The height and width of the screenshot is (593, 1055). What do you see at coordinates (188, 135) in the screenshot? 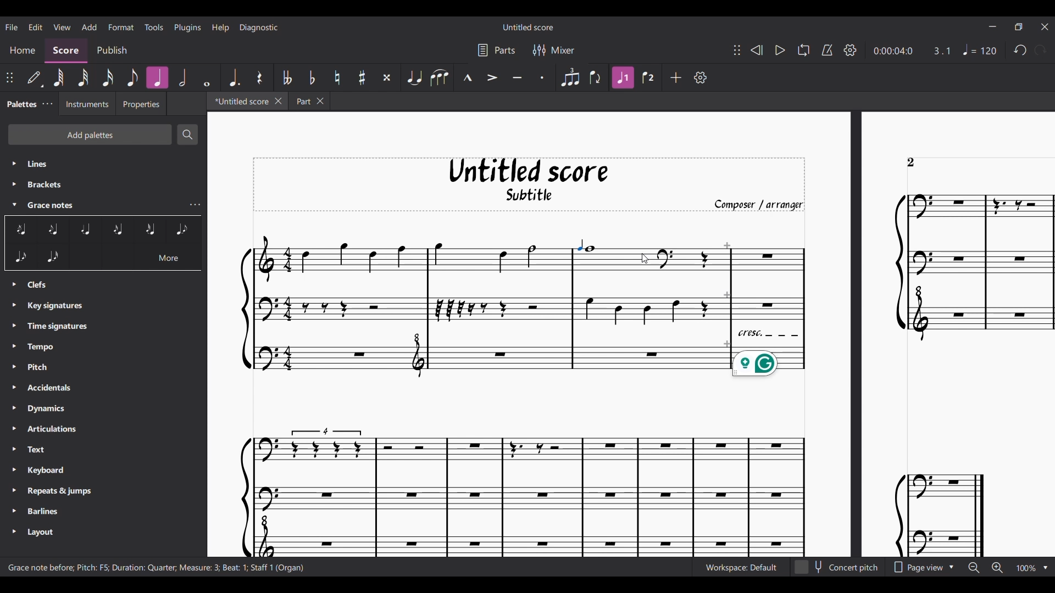
I see `Search palette` at bounding box center [188, 135].